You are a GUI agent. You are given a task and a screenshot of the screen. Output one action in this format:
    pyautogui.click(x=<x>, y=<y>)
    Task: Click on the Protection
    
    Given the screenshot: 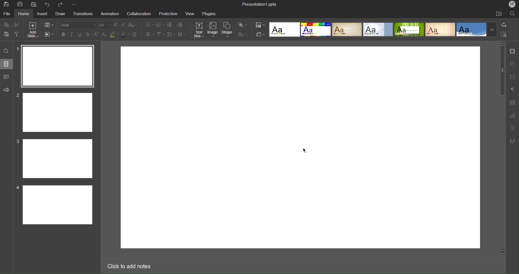 What is the action you would take?
    pyautogui.click(x=168, y=14)
    